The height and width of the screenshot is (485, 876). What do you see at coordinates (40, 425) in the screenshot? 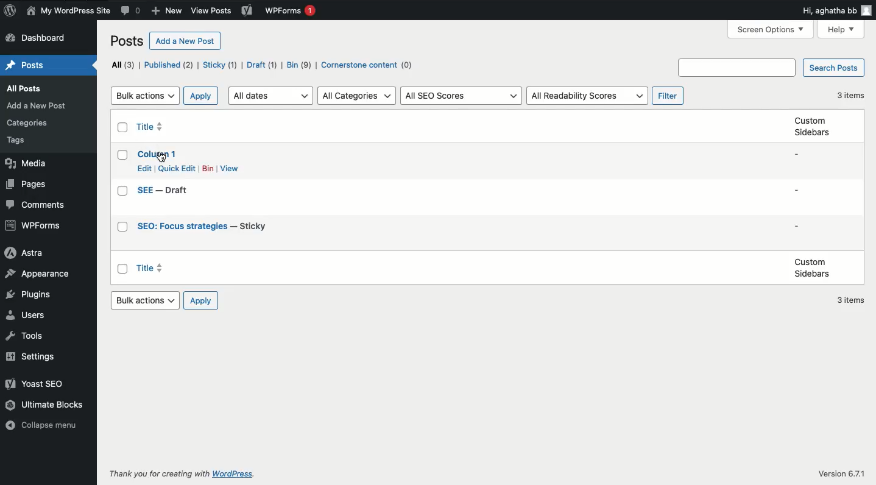
I see `Collapse menu` at bounding box center [40, 425].